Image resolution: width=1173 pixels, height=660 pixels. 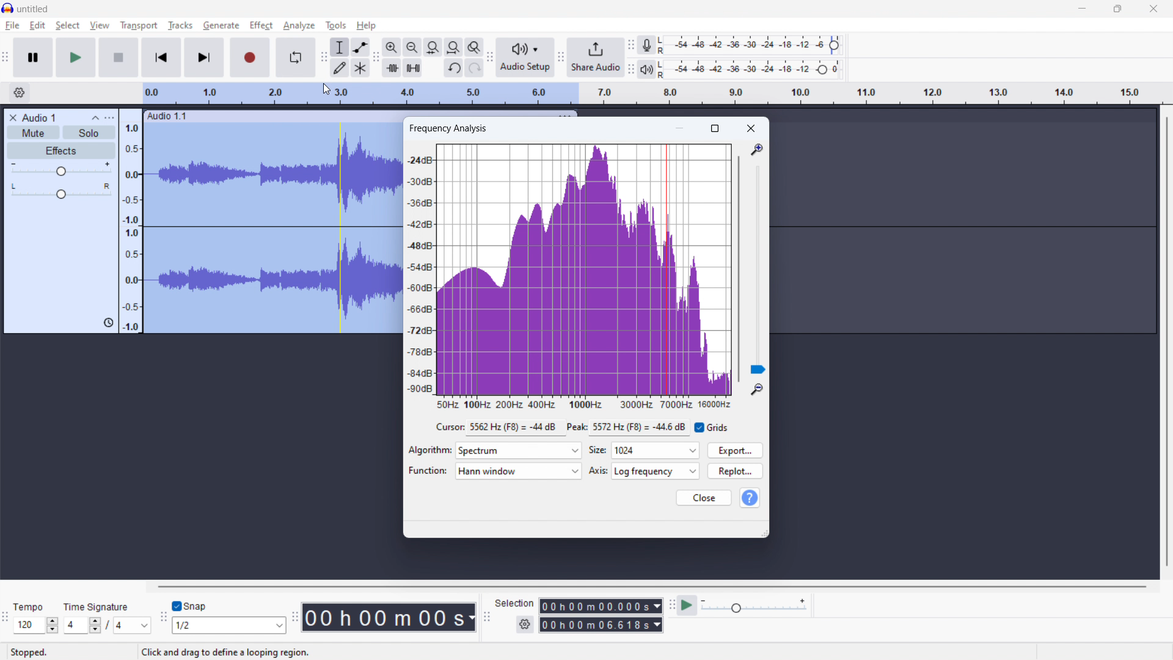 What do you see at coordinates (392, 67) in the screenshot?
I see `trim audio outside selection` at bounding box center [392, 67].